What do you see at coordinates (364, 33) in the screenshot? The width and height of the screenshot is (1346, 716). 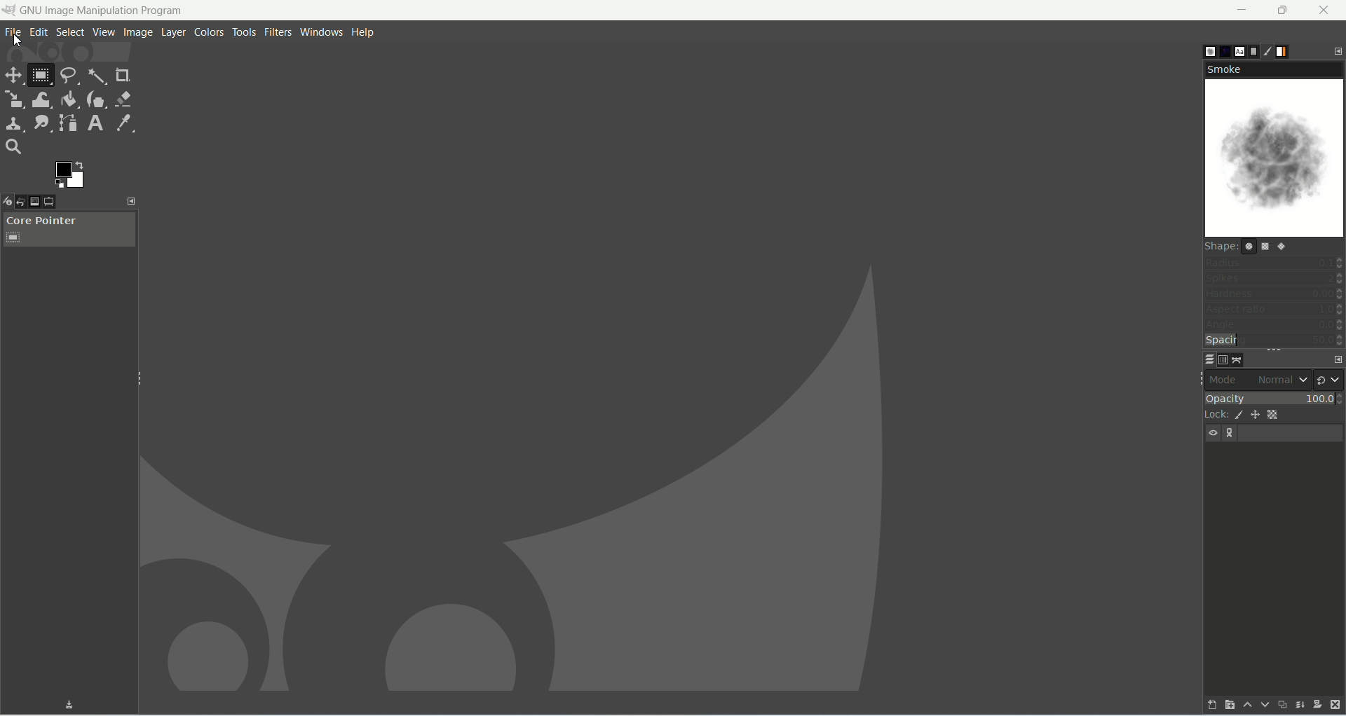 I see `help` at bounding box center [364, 33].